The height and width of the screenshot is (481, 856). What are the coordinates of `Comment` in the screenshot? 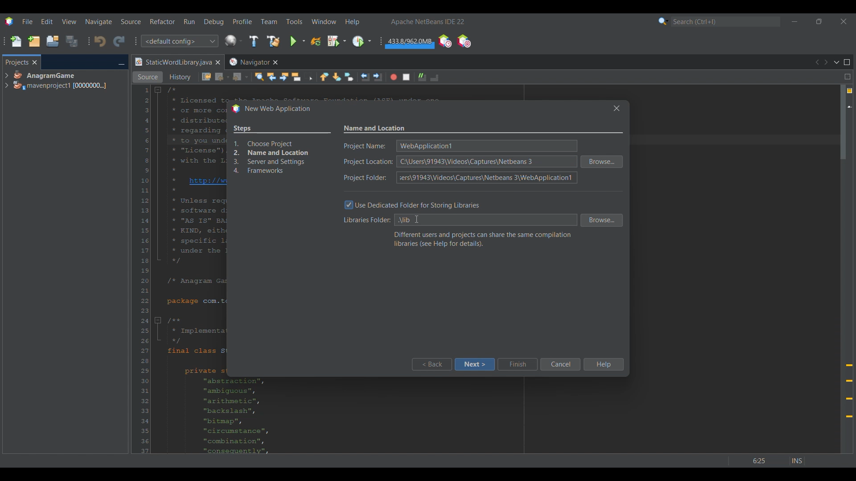 It's located at (434, 77).